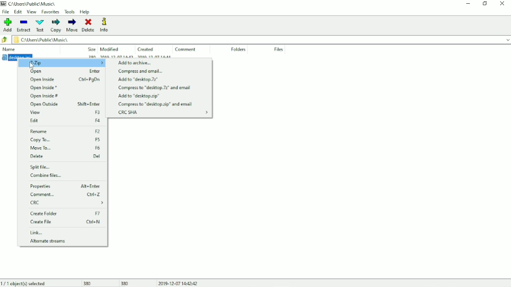 Image resolution: width=511 pixels, height=287 pixels. What do you see at coordinates (139, 96) in the screenshot?
I see `Add to "desktop.zip"` at bounding box center [139, 96].